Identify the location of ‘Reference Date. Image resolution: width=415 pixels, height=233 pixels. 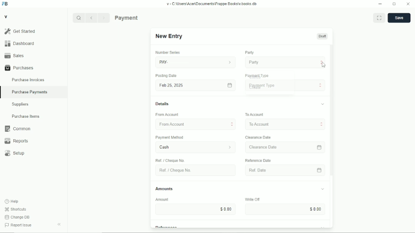
(259, 160).